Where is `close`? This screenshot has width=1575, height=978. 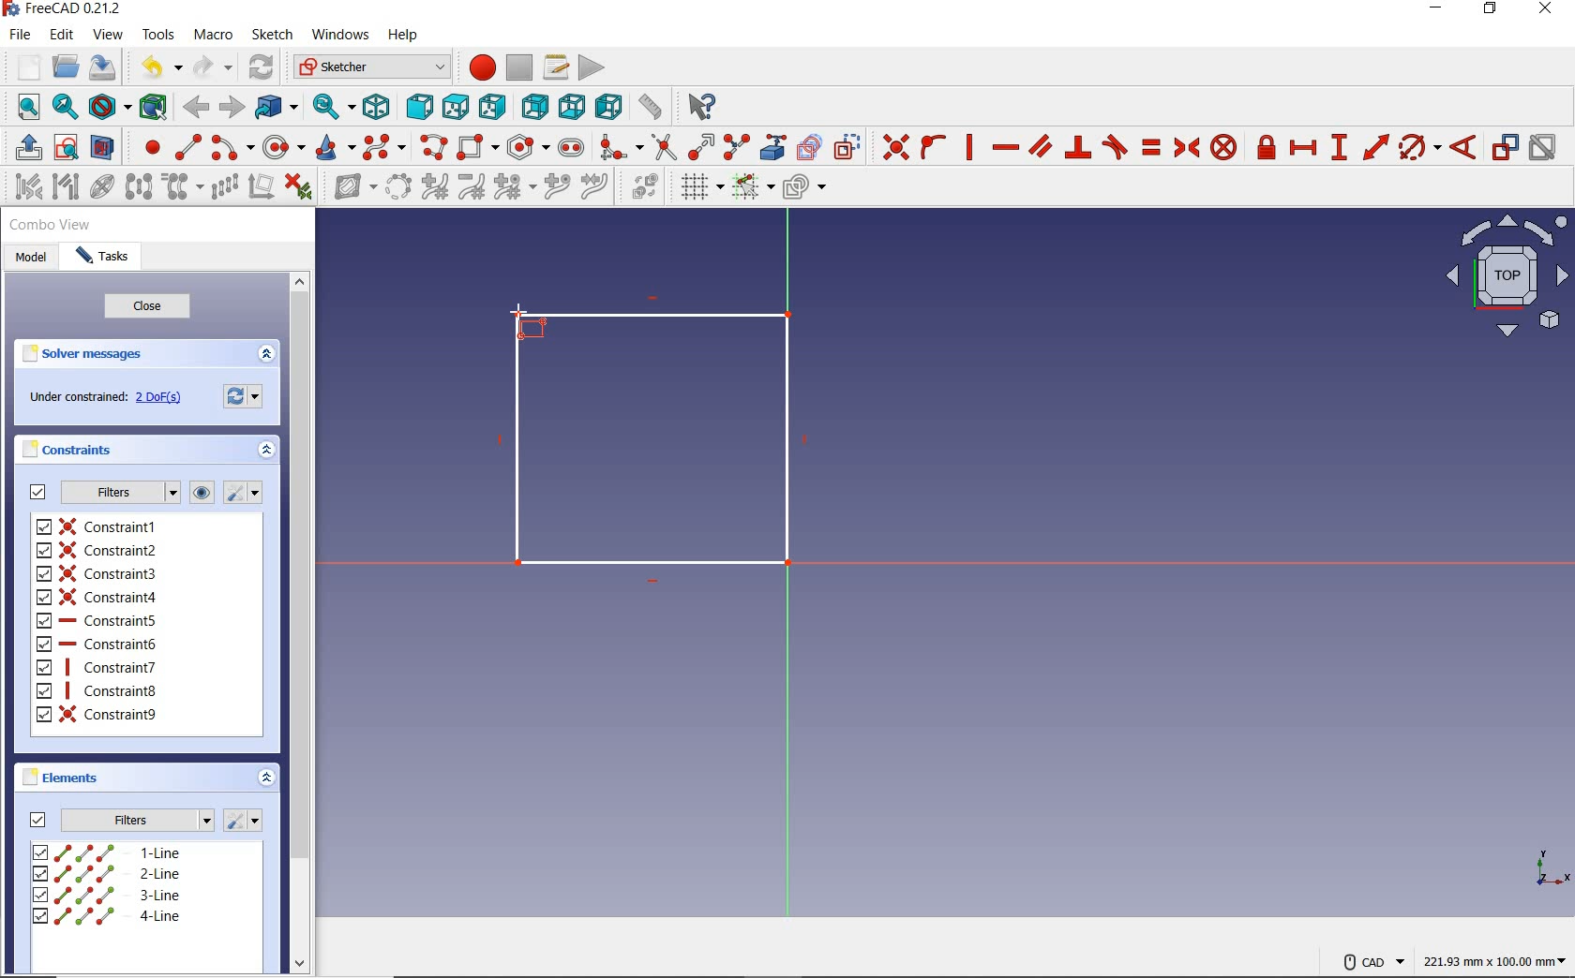 close is located at coordinates (147, 309).